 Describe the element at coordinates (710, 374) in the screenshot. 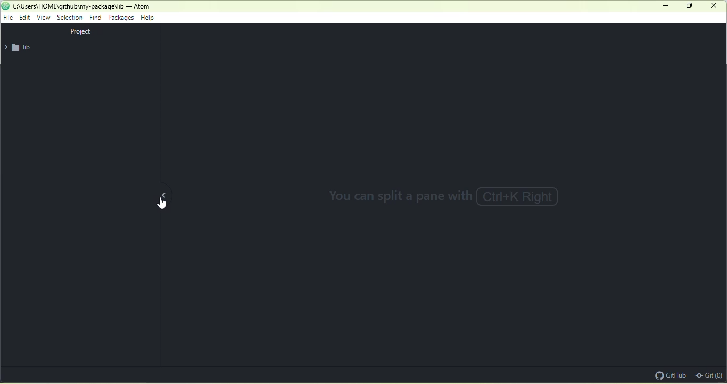

I see `git` at that location.